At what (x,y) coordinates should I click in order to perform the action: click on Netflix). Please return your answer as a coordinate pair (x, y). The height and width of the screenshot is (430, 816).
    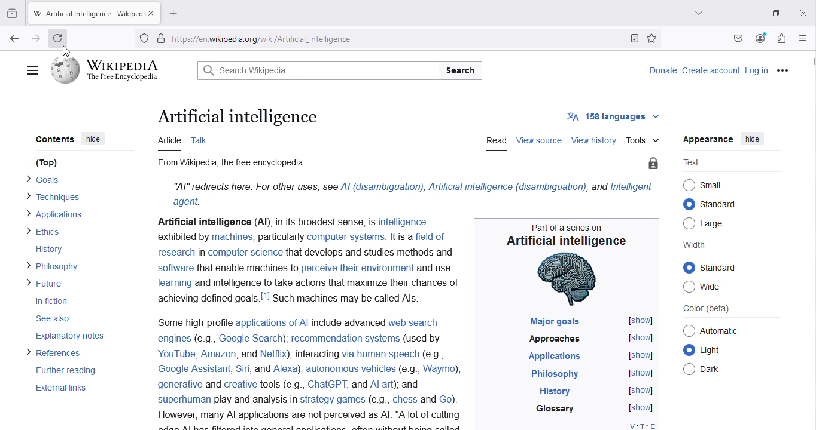
    Looking at the image, I should click on (275, 354).